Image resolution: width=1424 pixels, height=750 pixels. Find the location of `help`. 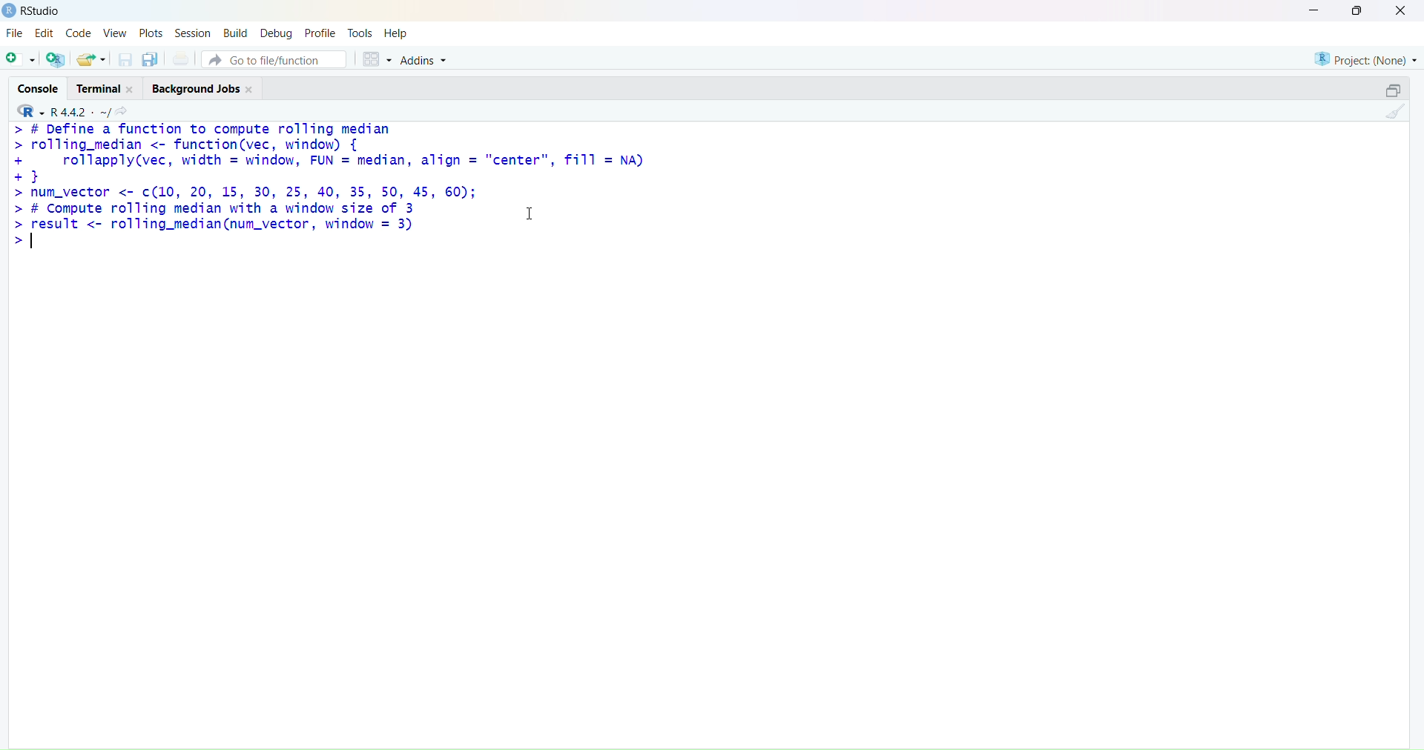

help is located at coordinates (398, 34).